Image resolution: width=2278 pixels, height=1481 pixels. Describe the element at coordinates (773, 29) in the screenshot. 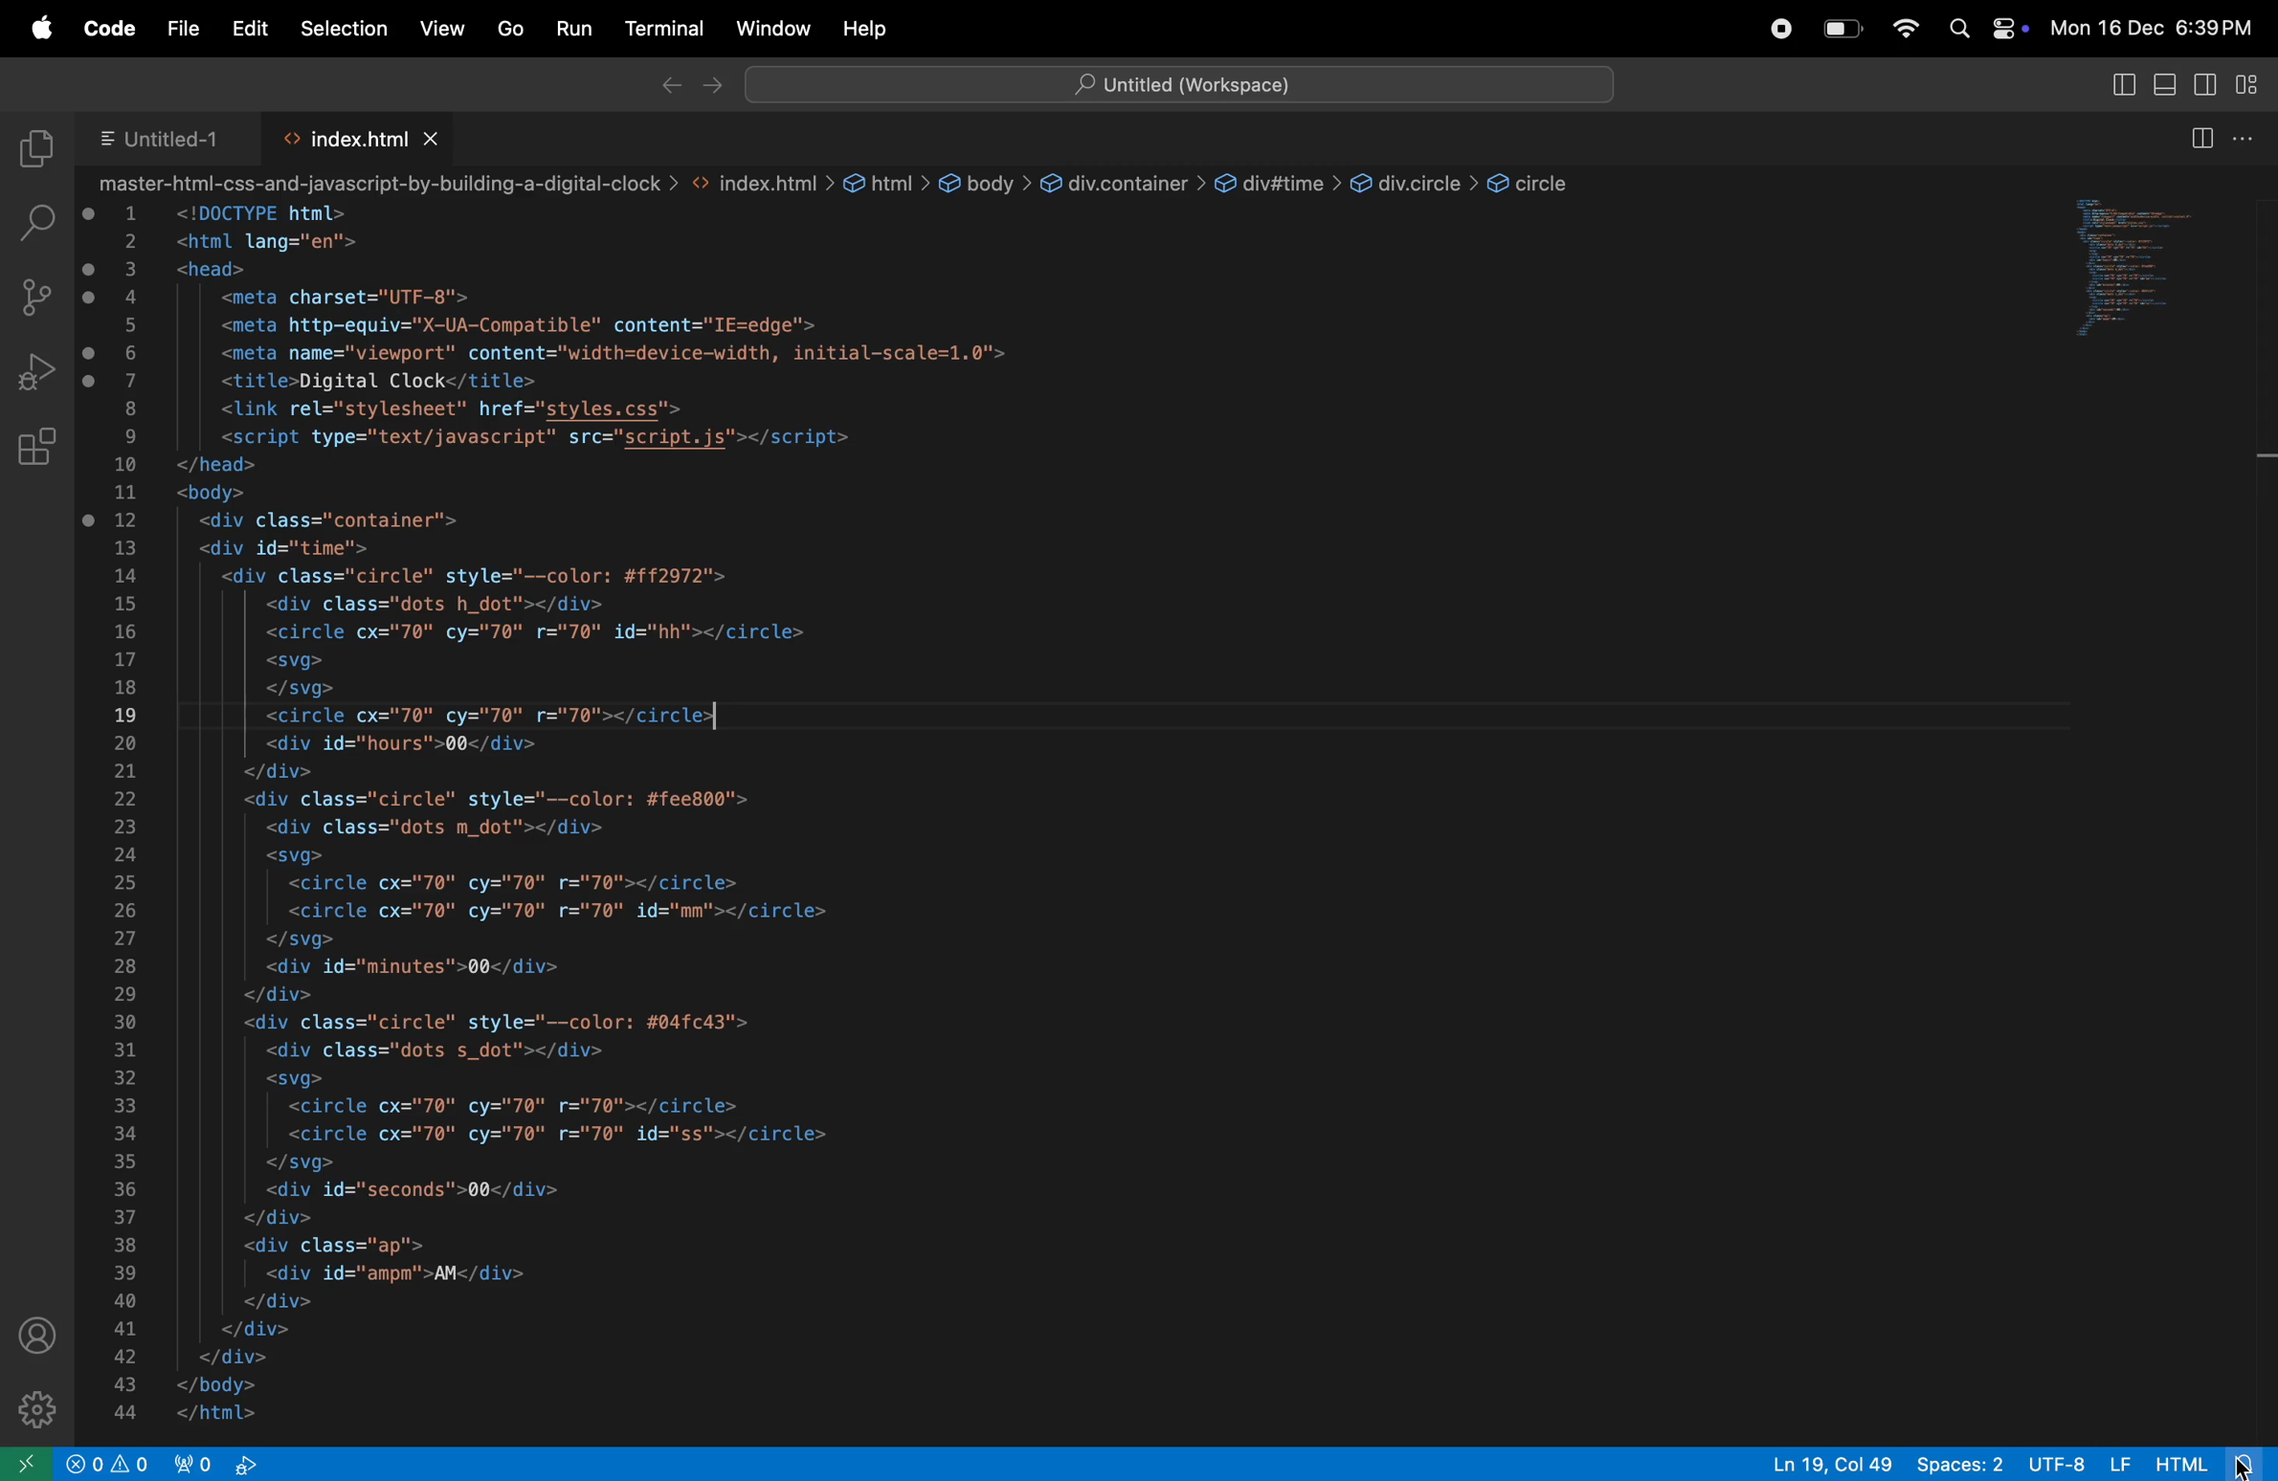

I see `windows` at that location.